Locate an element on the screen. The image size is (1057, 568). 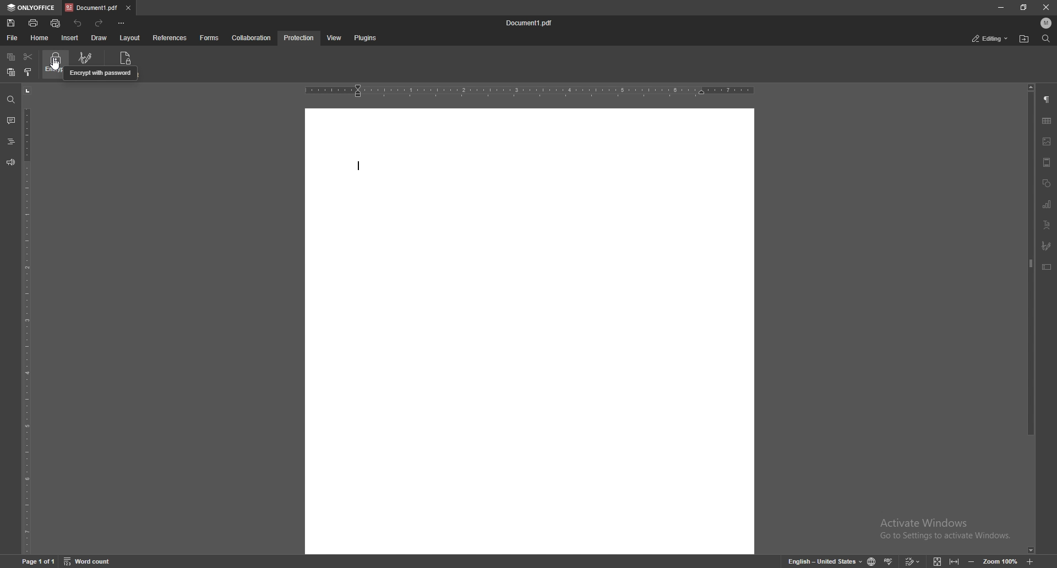
cut is located at coordinates (28, 56).